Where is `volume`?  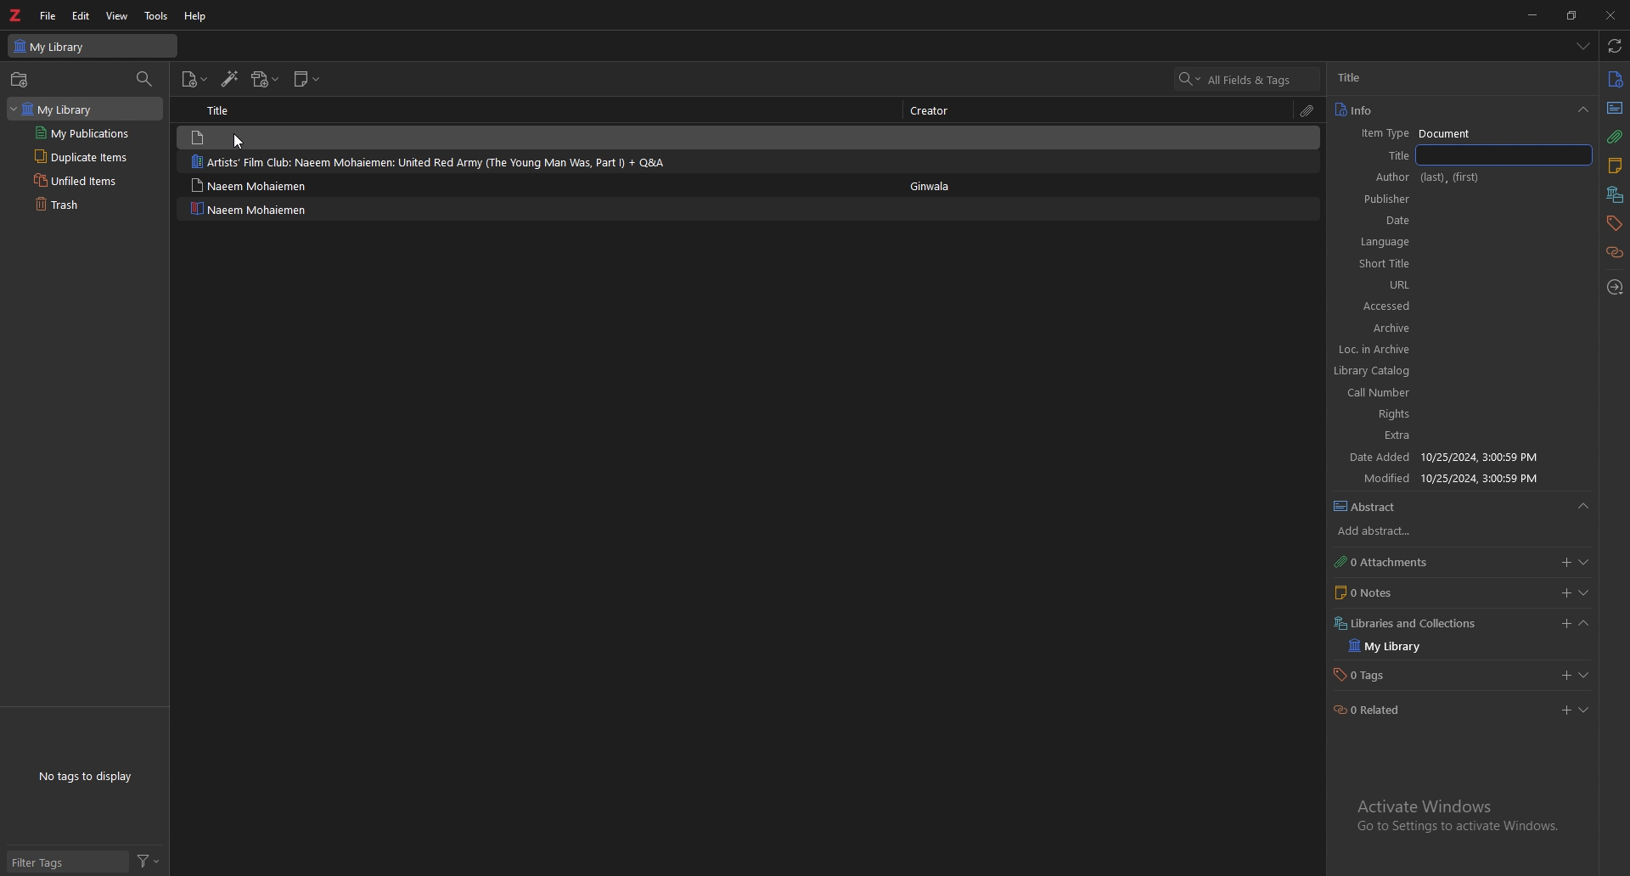
volume is located at coordinates (1379, 264).